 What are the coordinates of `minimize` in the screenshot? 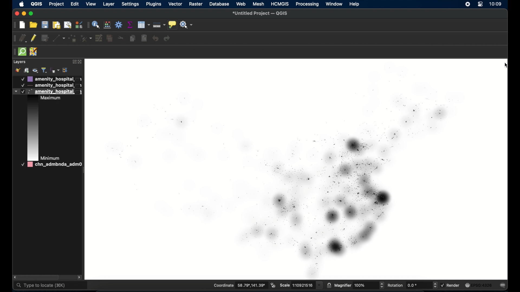 It's located at (24, 14).